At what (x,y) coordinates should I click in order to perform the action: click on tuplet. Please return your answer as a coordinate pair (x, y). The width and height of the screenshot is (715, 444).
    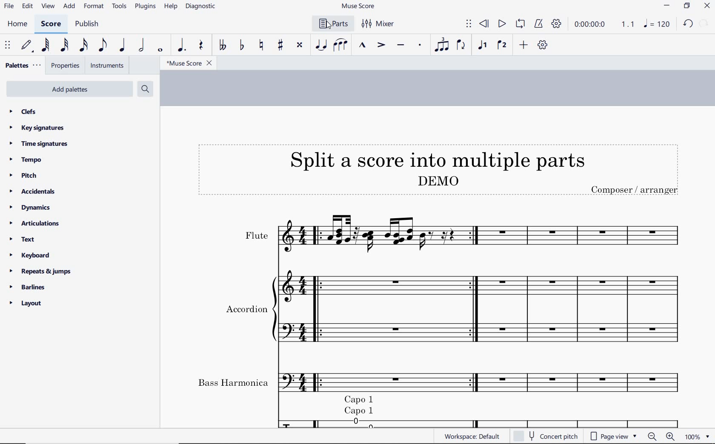
    Looking at the image, I should click on (442, 45).